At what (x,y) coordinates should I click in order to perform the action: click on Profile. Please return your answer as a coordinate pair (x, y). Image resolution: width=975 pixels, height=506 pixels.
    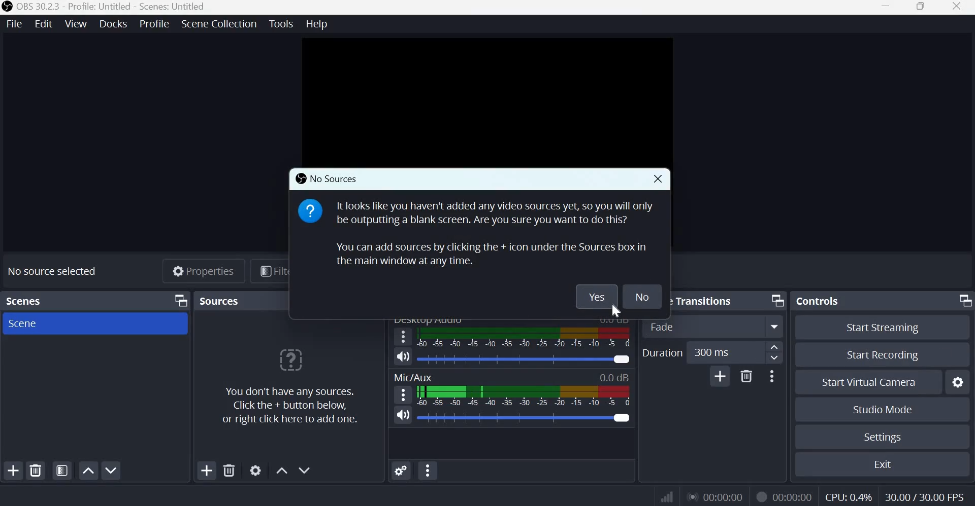
    Looking at the image, I should click on (153, 25).